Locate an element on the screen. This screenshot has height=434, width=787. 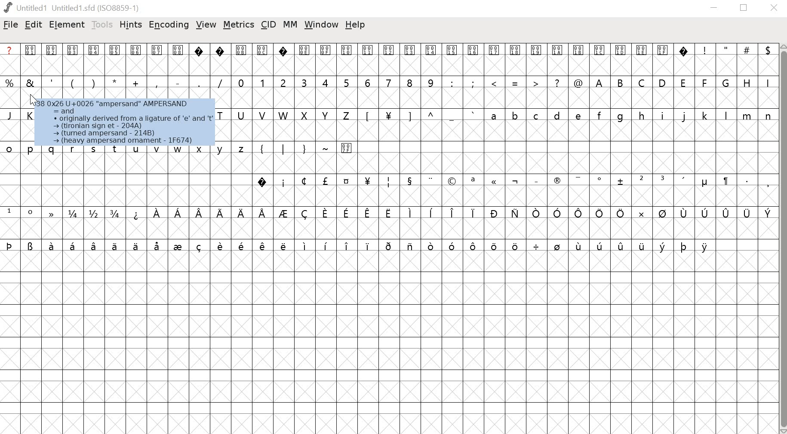
symbol is located at coordinates (53, 245).